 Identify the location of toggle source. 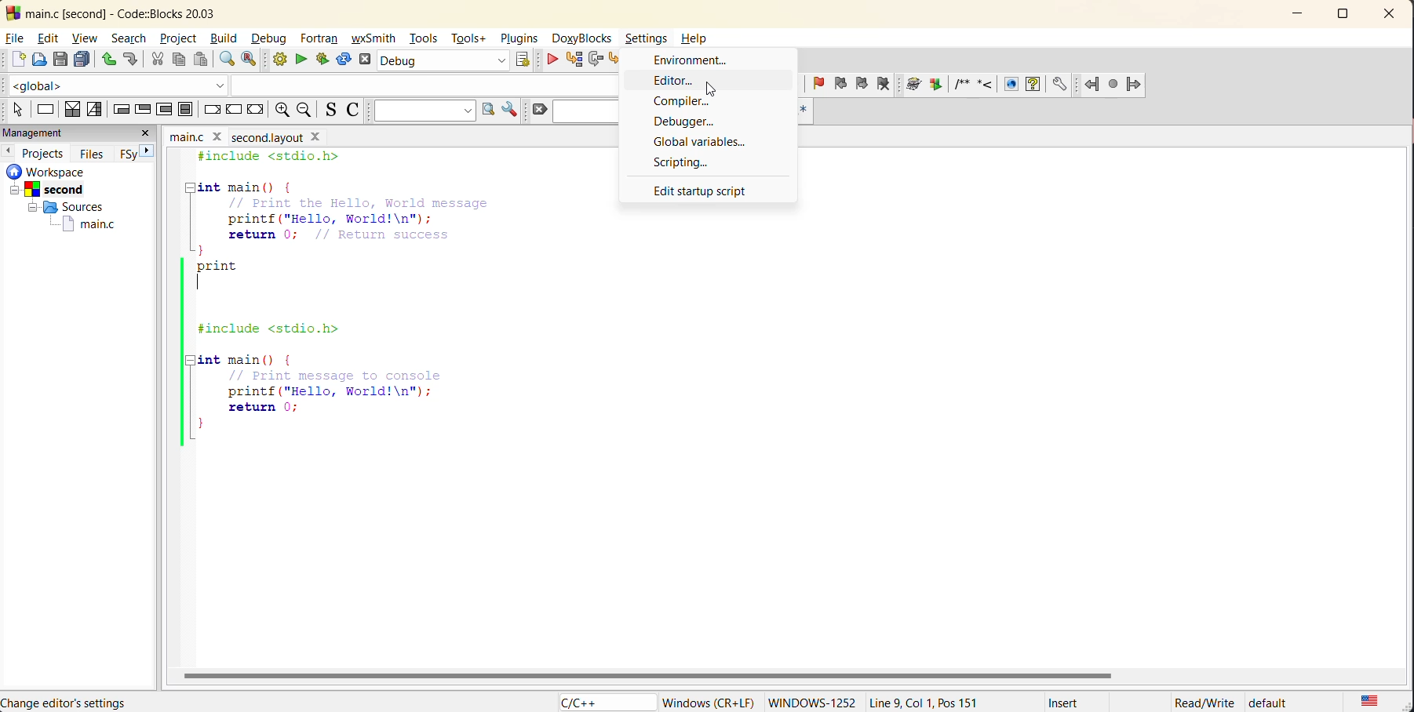
(333, 112).